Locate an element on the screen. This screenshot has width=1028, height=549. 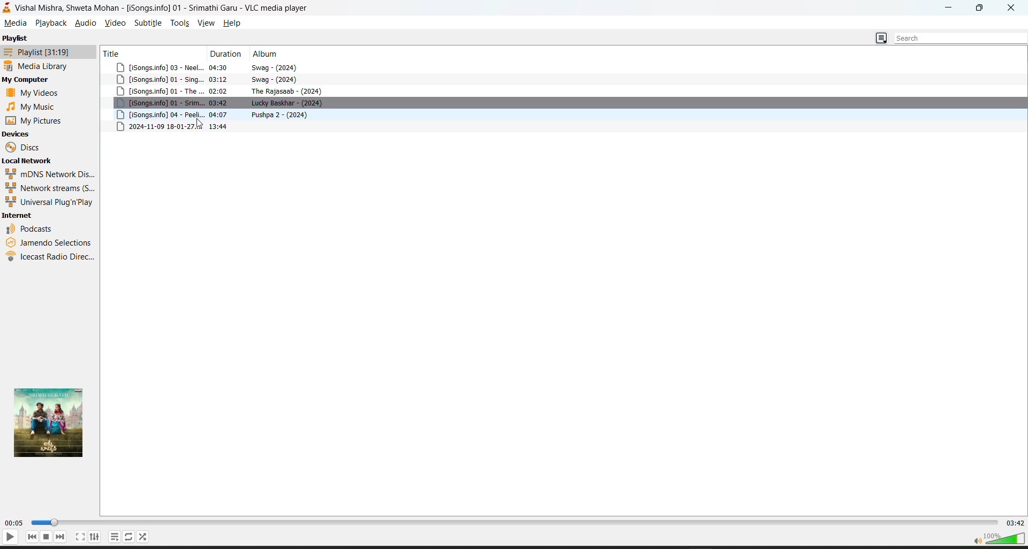
songs info 01-sing is located at coordinates (158, 79).